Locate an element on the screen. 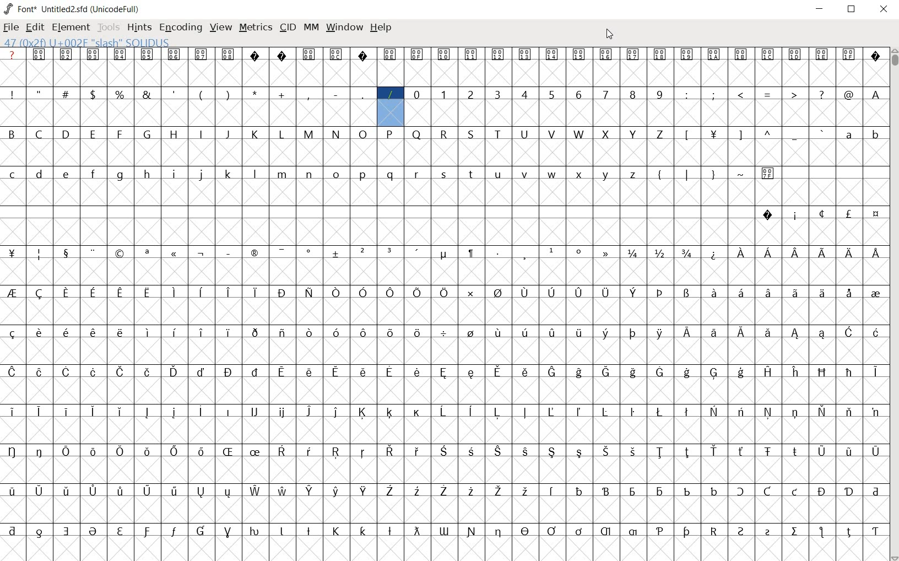  glyph is located at coordinates (795, 136).